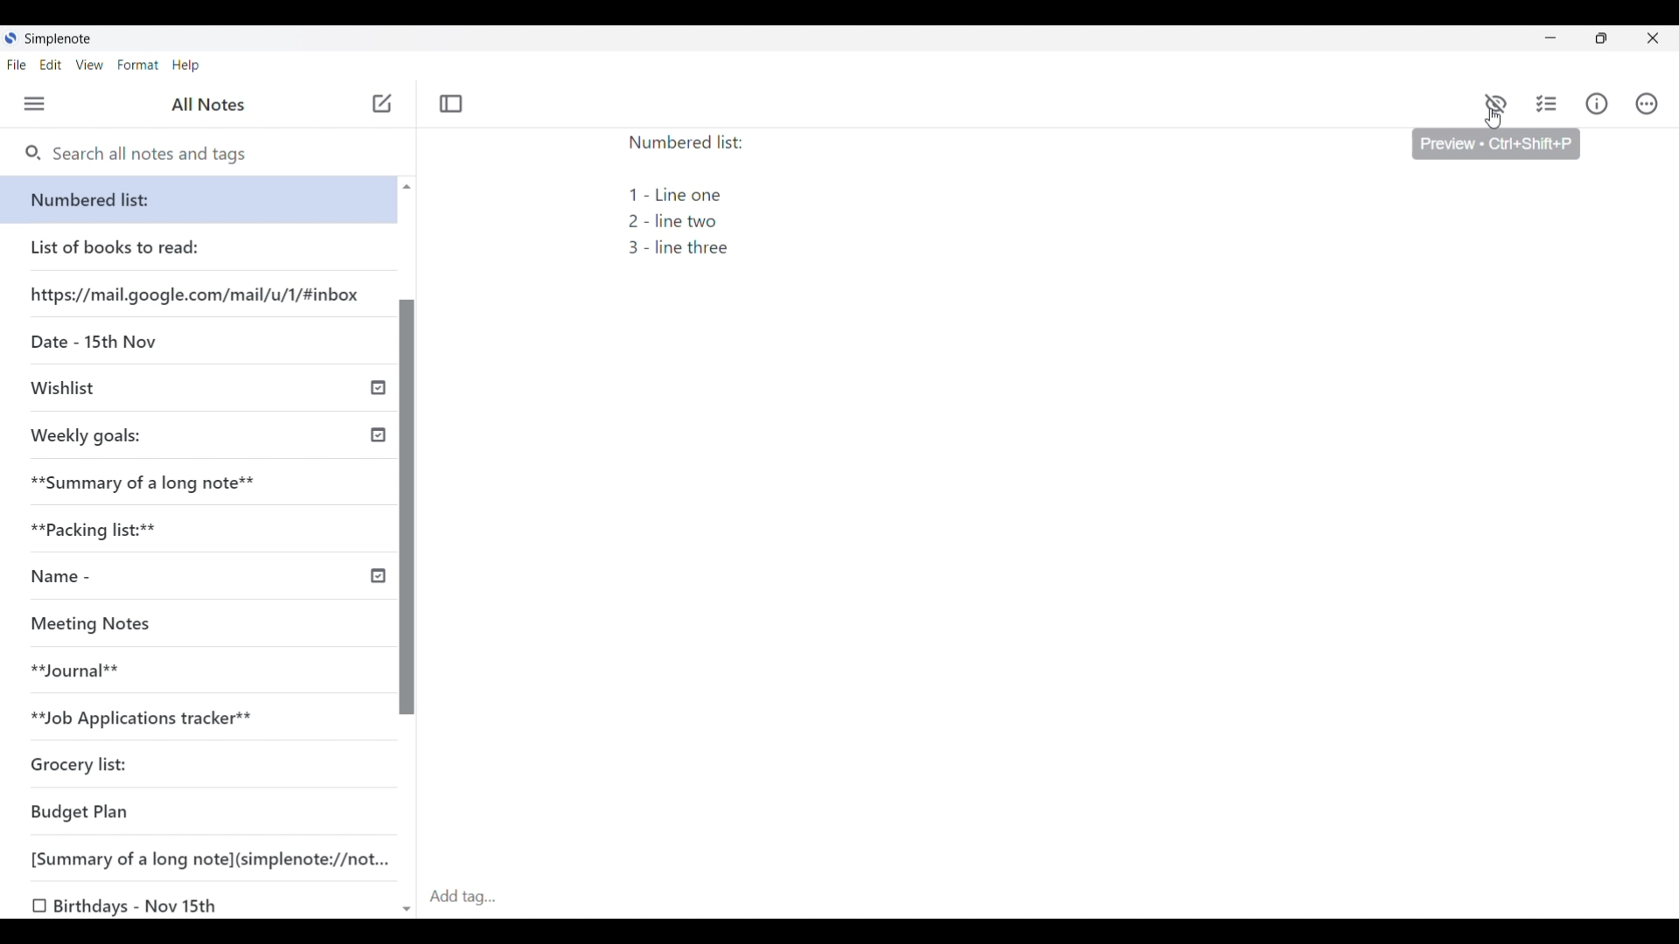  What do you see at coordinates (1494, 119) in the screenshot?
I see `Cursor clicking on Markdown preview` at bounding box center [1494, 119].